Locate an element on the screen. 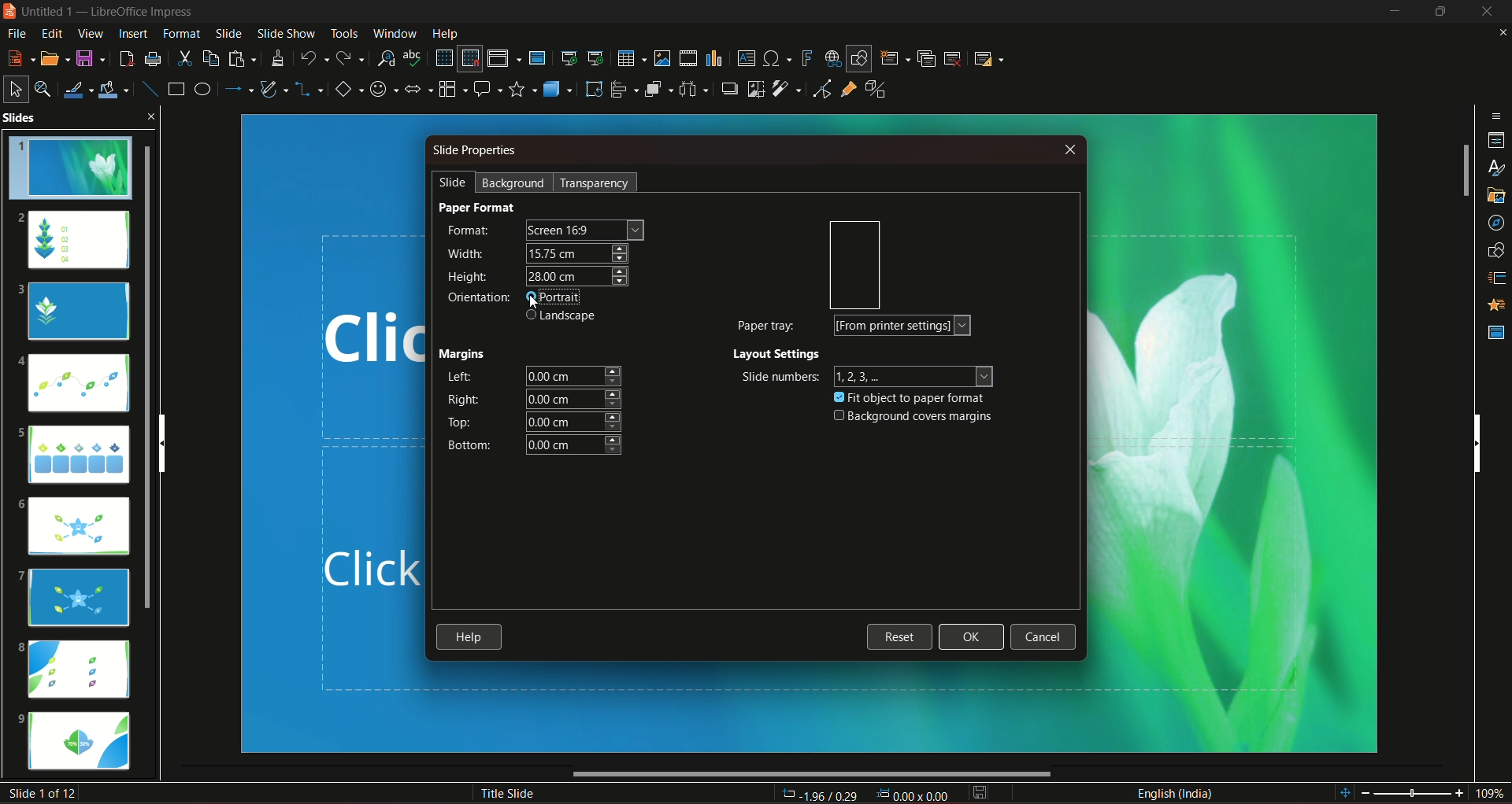 The image size is (1512, 804). background covers margins is located at coordinates (910, 417).